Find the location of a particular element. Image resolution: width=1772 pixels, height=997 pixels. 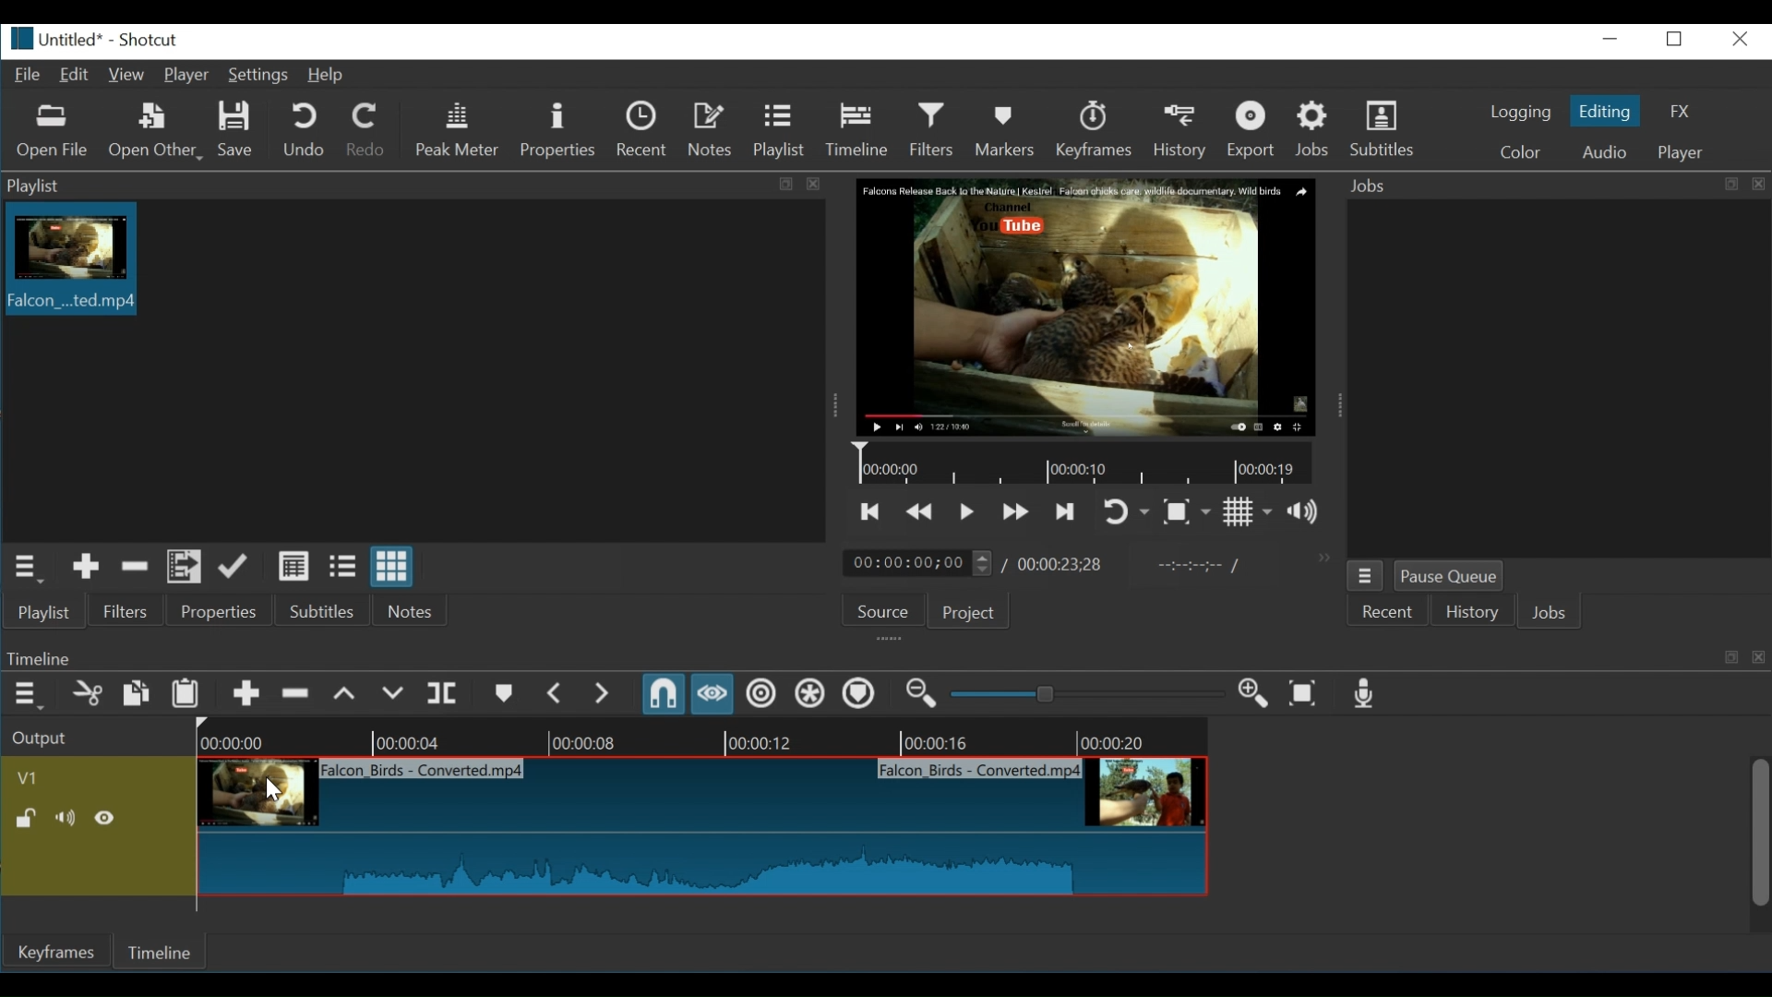

Keyframe is located at coordinates (60, 953).